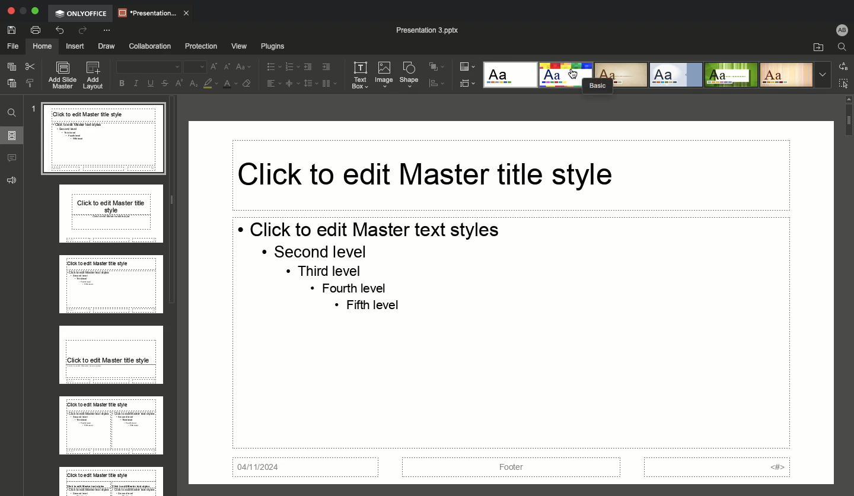 The width and height of the screenshot is (854, 496). Describe the element at coordinates (469, 84) in the screenshot. I see `Select slide size` at that location.